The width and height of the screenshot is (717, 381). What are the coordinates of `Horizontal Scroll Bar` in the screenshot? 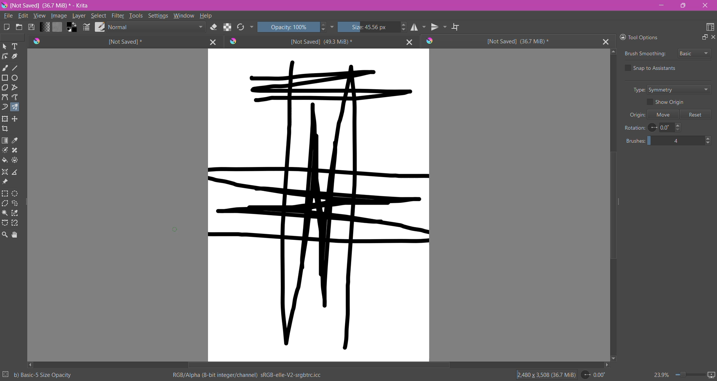 It's located at (318, 365).